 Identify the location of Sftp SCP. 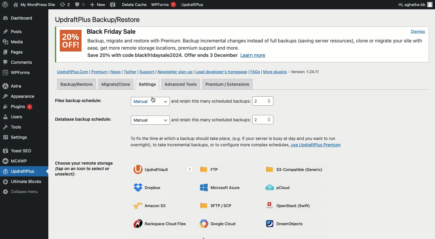
(218, 206).